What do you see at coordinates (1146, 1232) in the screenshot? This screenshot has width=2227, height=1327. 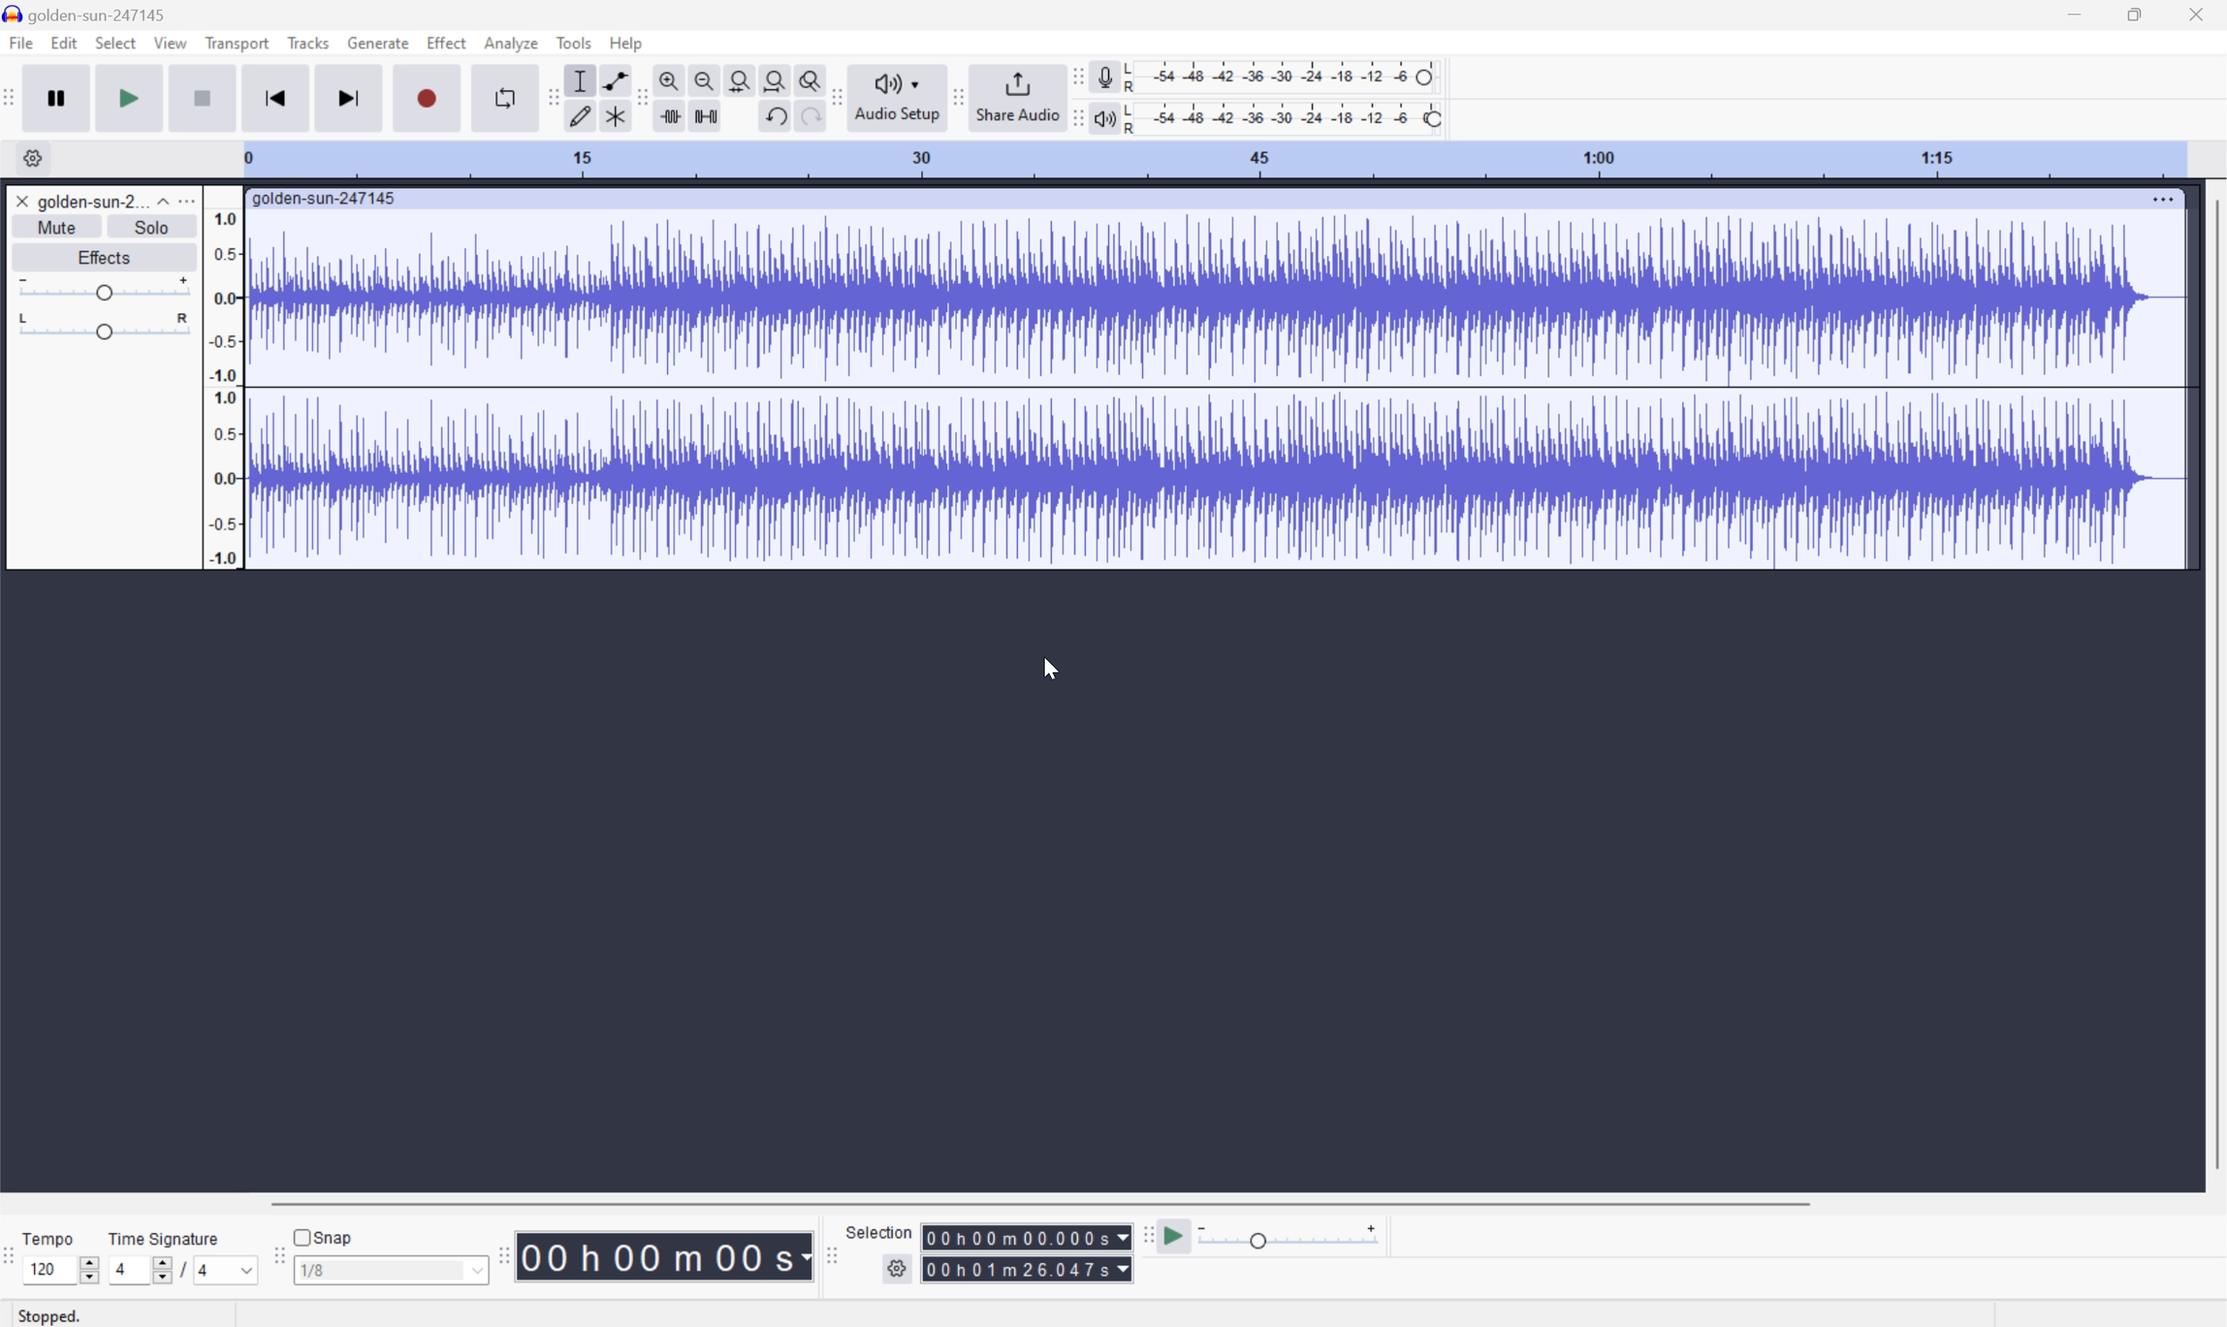 I see `Audacity play at speed toolbar` at bounding box center [1146, 1232].